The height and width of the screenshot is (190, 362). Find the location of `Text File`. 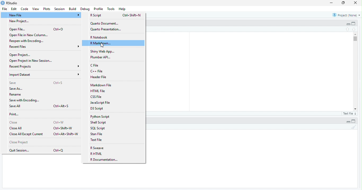

Text File is located at coordinates (97, 140).